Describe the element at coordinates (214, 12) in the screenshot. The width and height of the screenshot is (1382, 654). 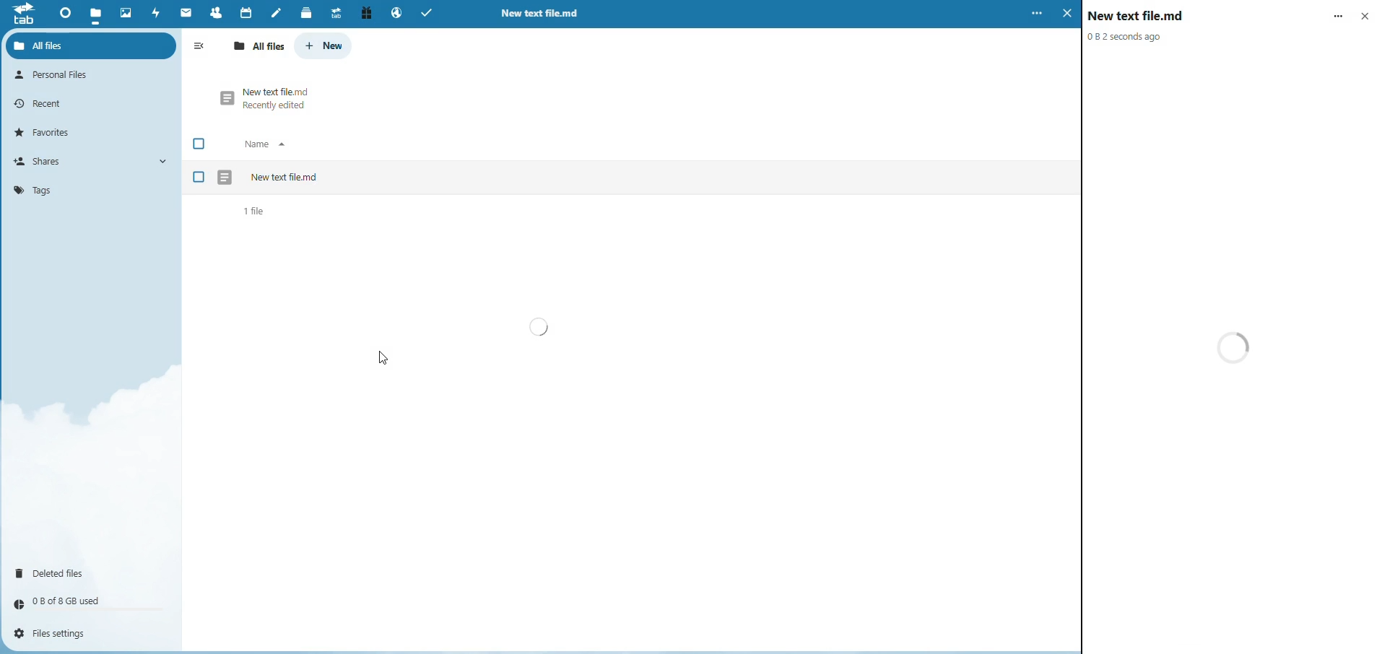
I see `Contacts` at that location.